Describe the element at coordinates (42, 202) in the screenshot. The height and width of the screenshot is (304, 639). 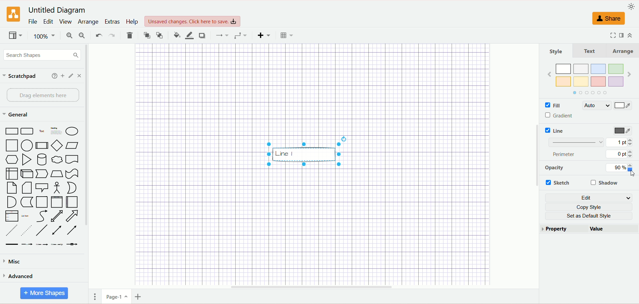
I see `Container` at that location.